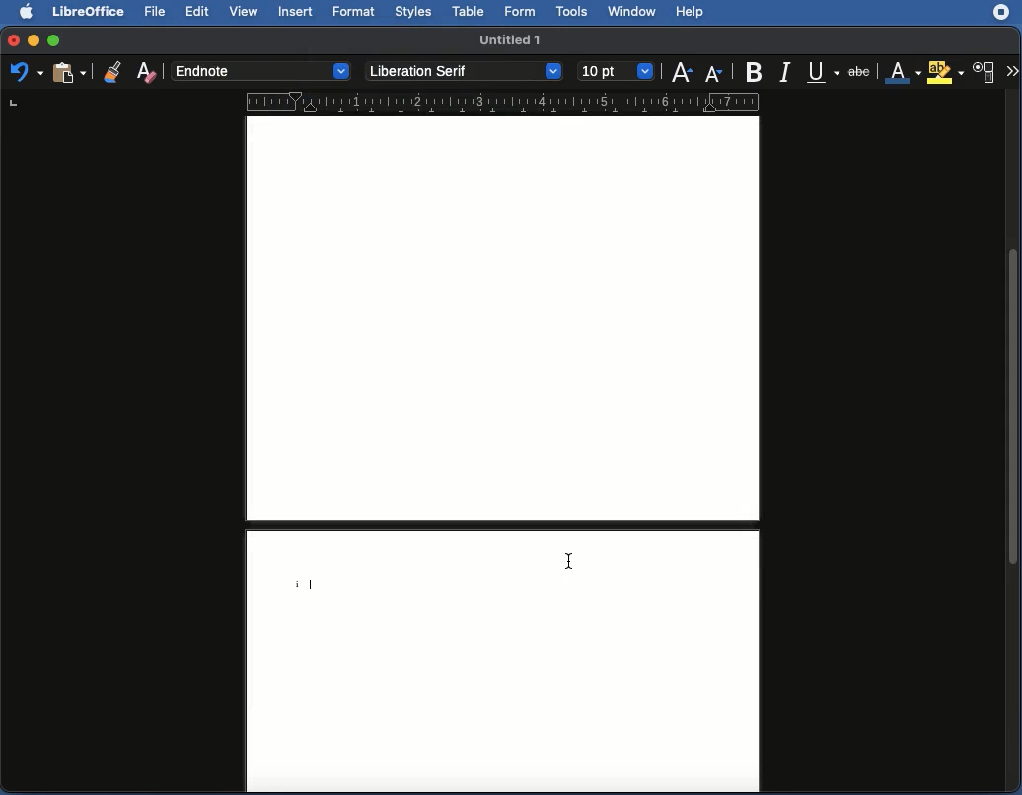  What do you see at coordinates (24, 12) in the screenshot?
I see `Apple Logo` at bounding box center [24, 12].